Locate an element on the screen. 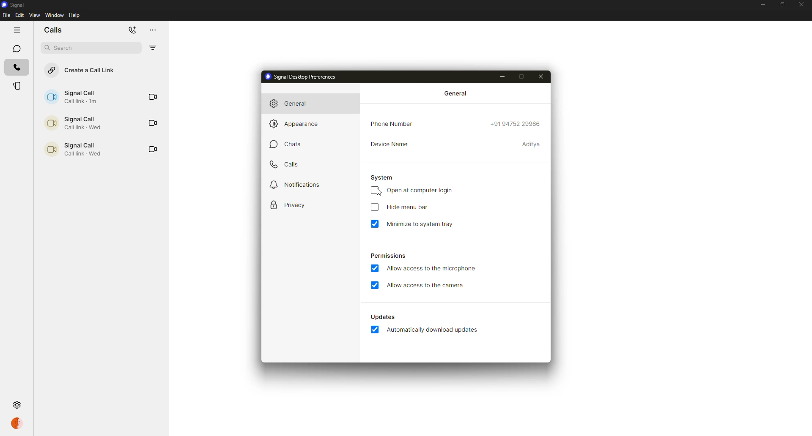 The height and width of the screenshot is (436, 812). hide menu bar is located at coordinates (409, 207).